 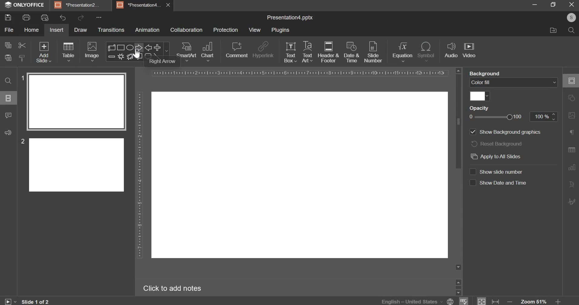 What do you see at coordinates (9, 118) in the screenshot?
I see `comment` at bounding box center [9, 118].